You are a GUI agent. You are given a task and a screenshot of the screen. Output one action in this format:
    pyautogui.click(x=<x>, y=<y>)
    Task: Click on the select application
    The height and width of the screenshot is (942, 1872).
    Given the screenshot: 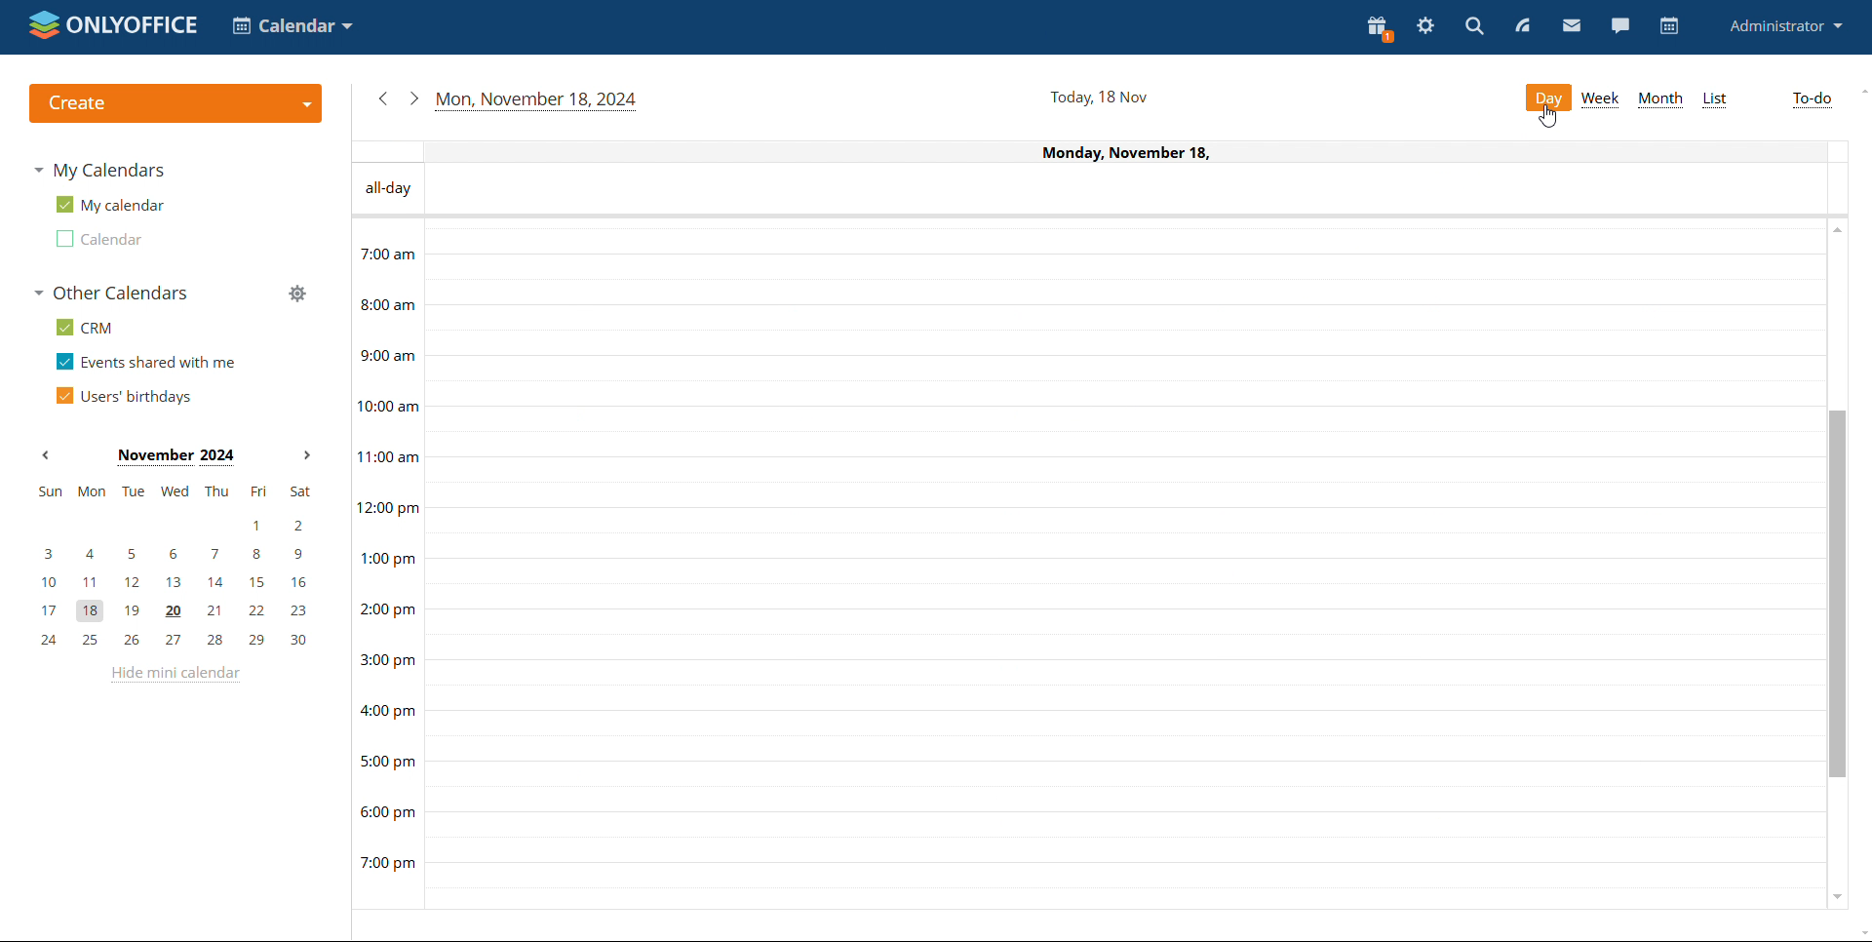 What is the action you would take?
    pyautogui.click(x=294, y=25)
    